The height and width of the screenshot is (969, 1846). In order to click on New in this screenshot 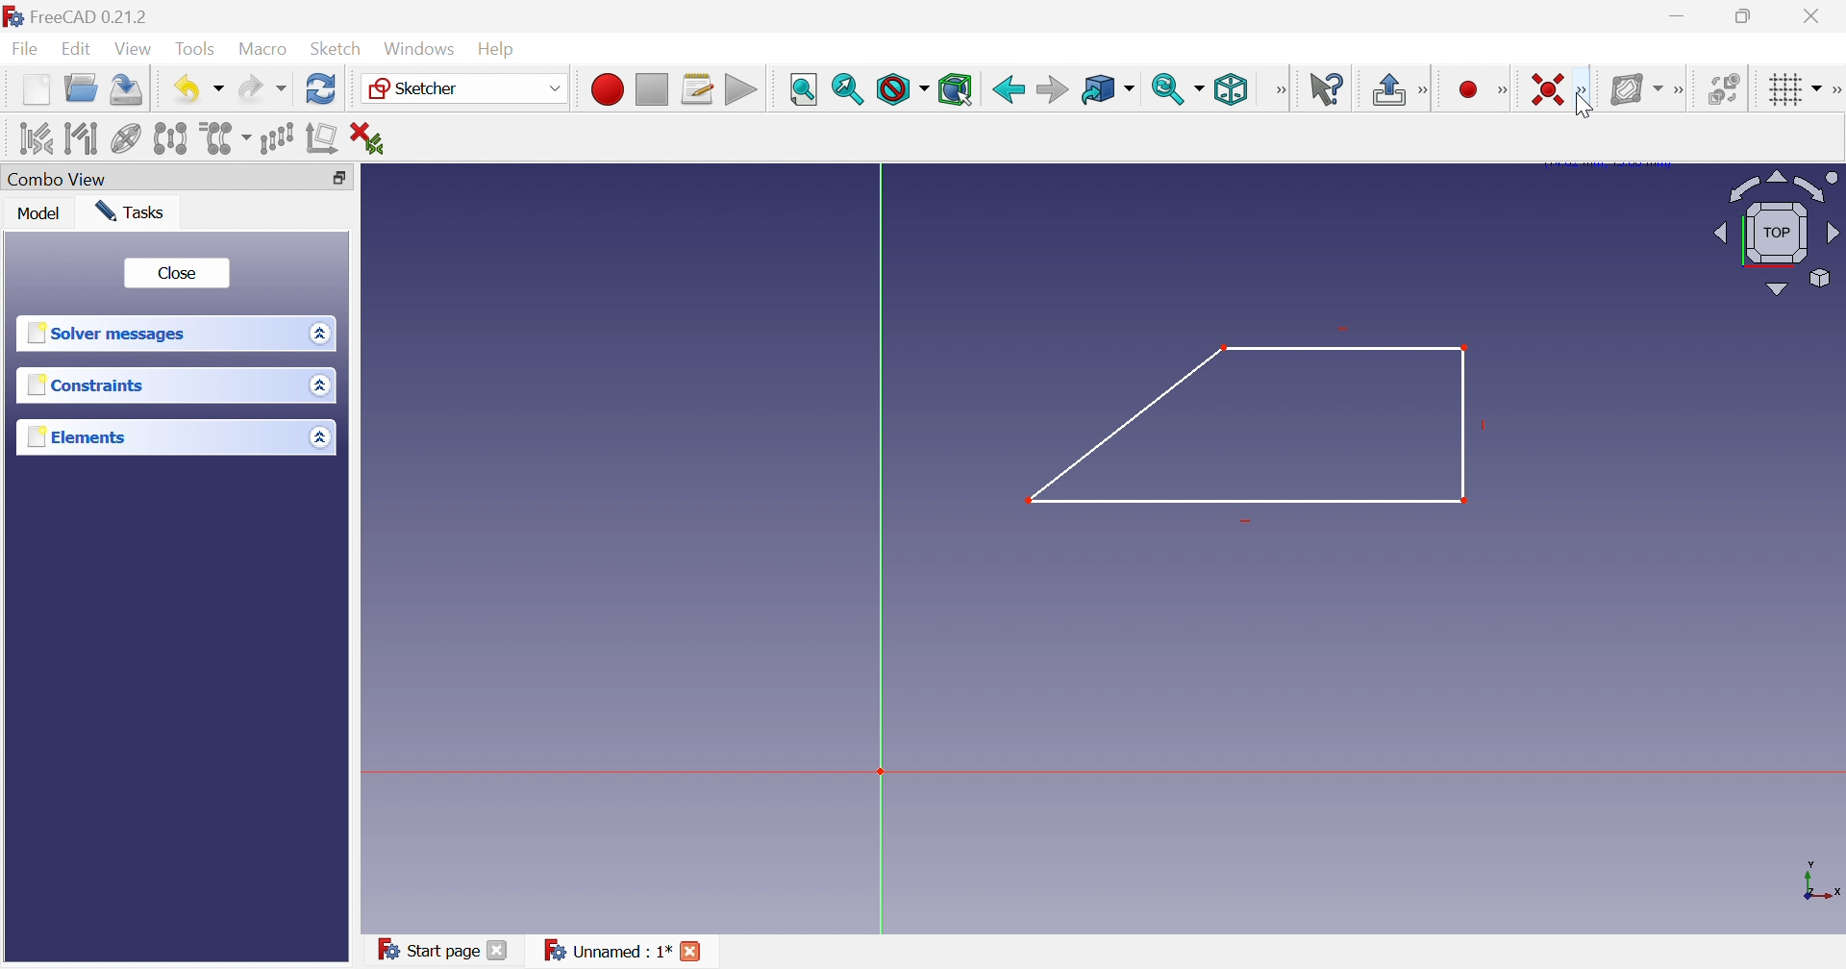, I will do `click(36, 94)`.